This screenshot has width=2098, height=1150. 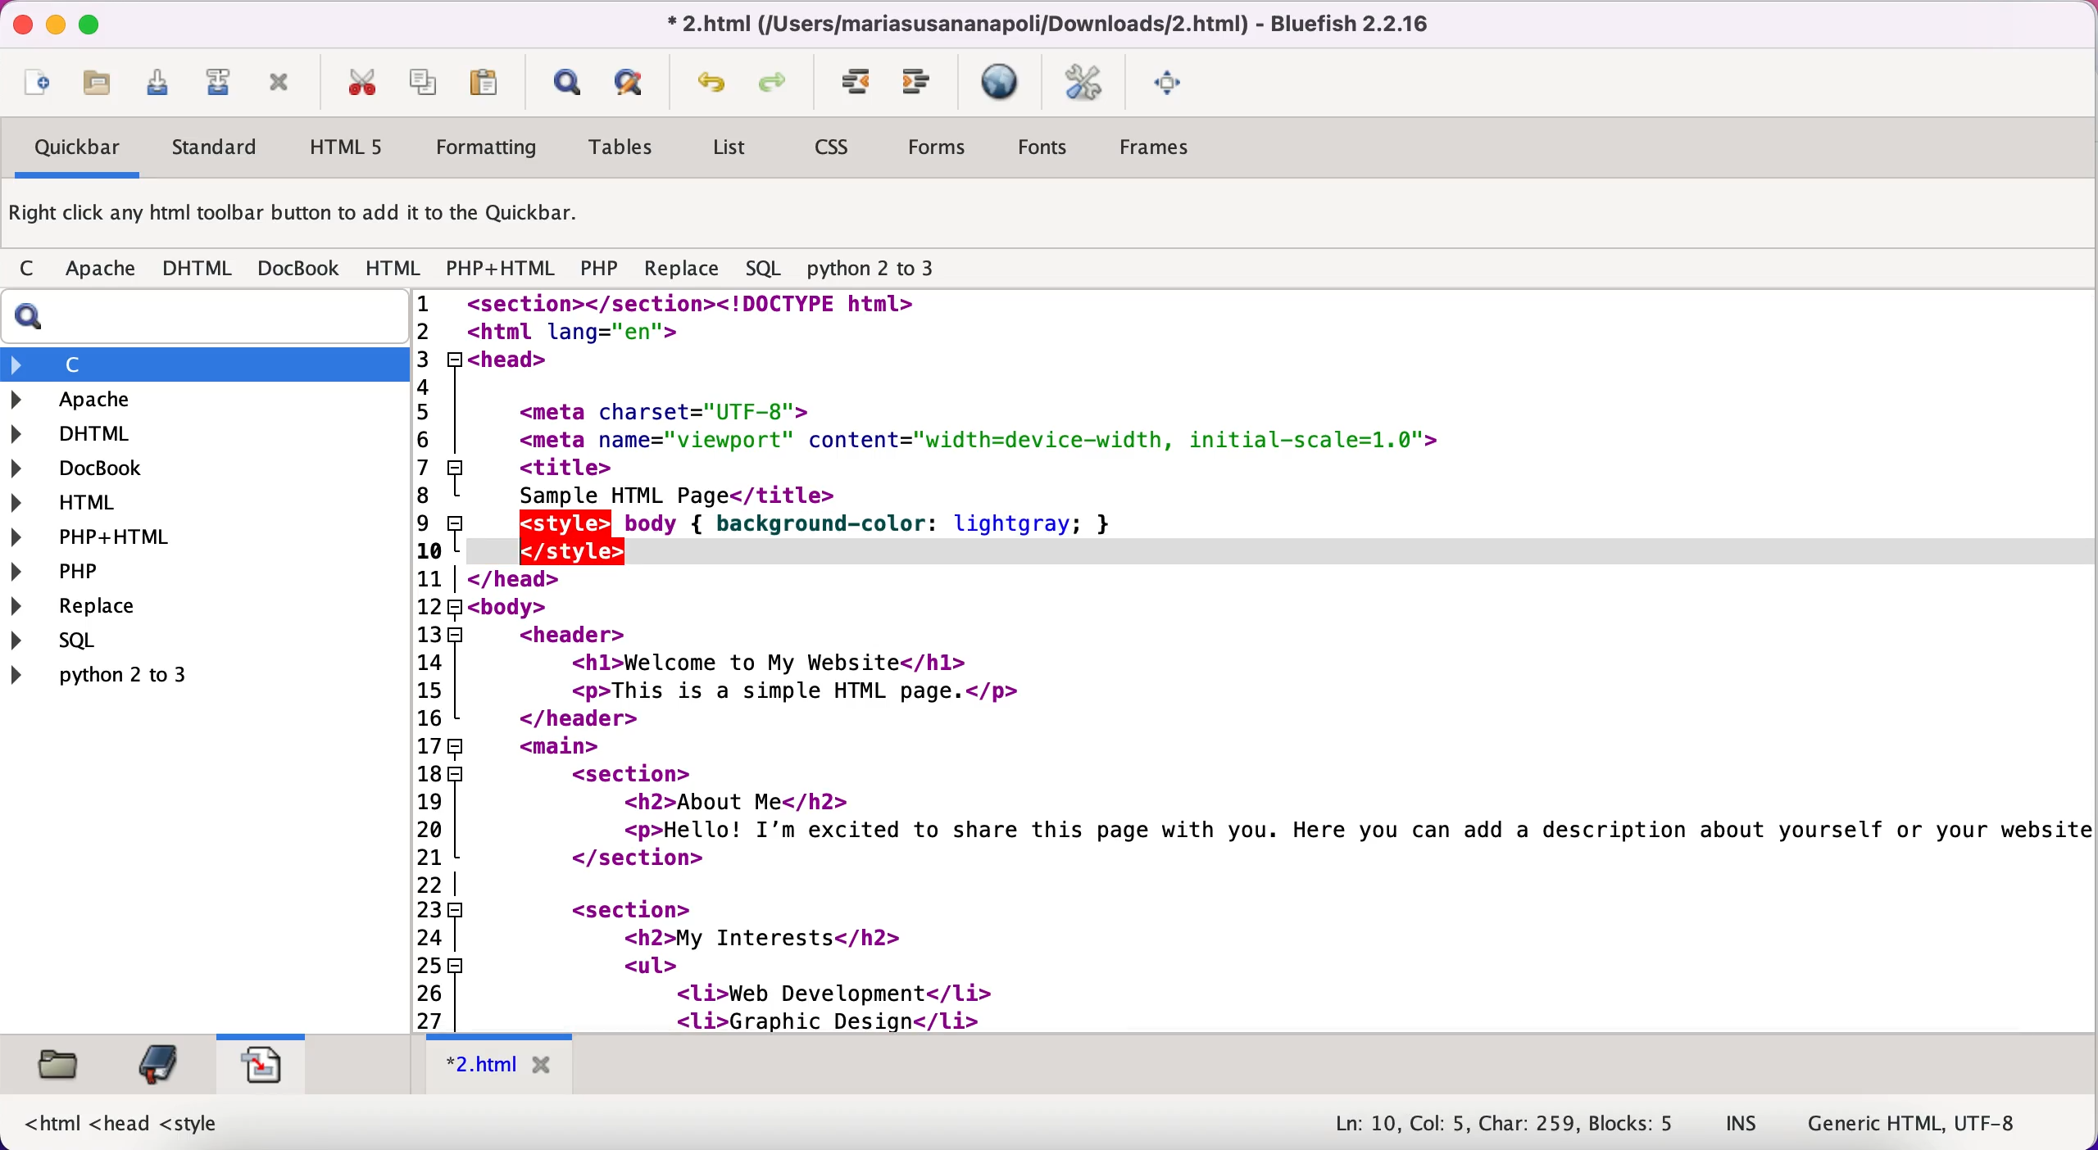 I want to click on c, so click(x=32, y=270).